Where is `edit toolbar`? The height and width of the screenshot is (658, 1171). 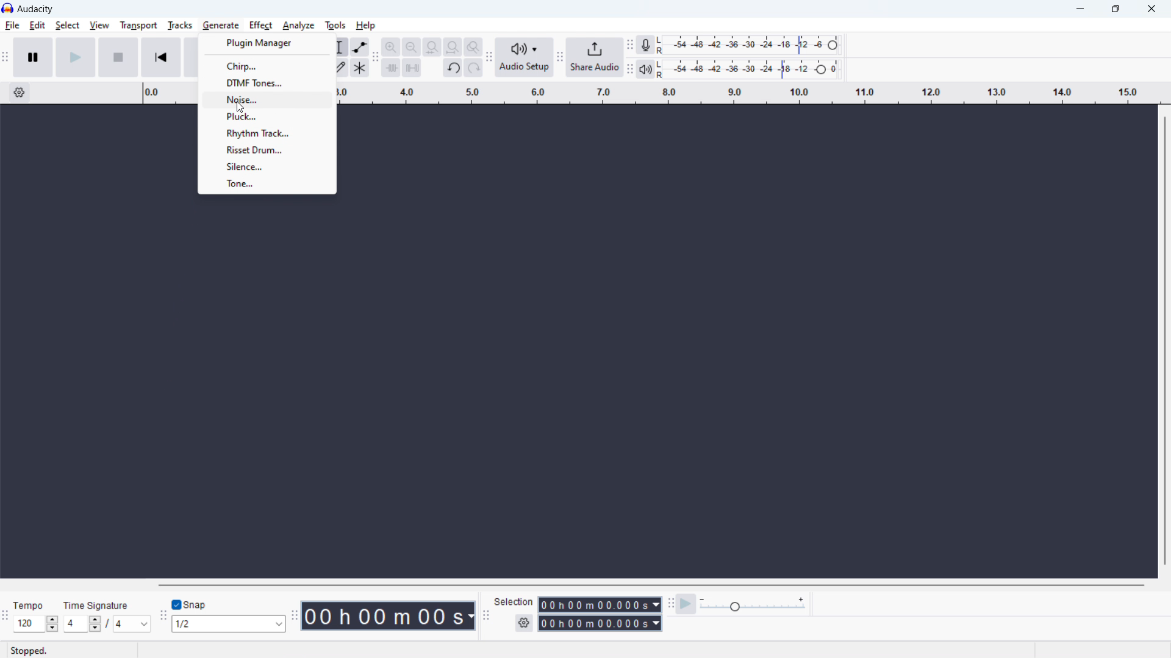
edit toolbar is located at coordinates (376, 58).